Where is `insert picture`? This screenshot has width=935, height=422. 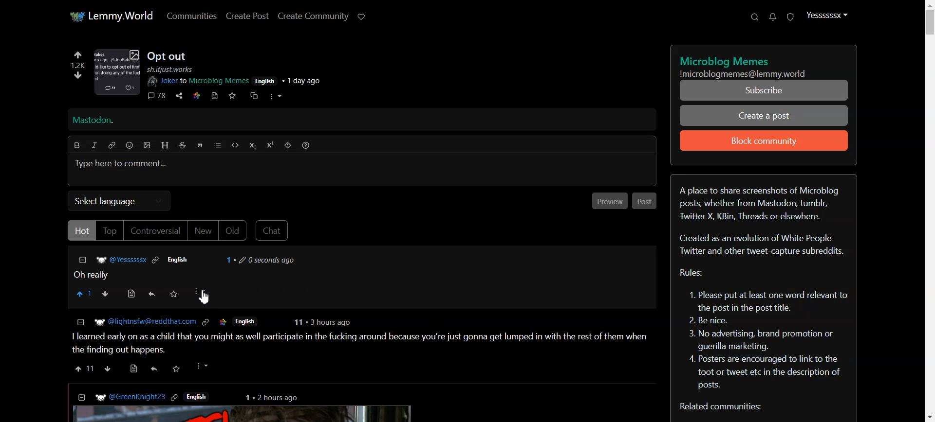
insert picture is located at coordinates (147, 146).